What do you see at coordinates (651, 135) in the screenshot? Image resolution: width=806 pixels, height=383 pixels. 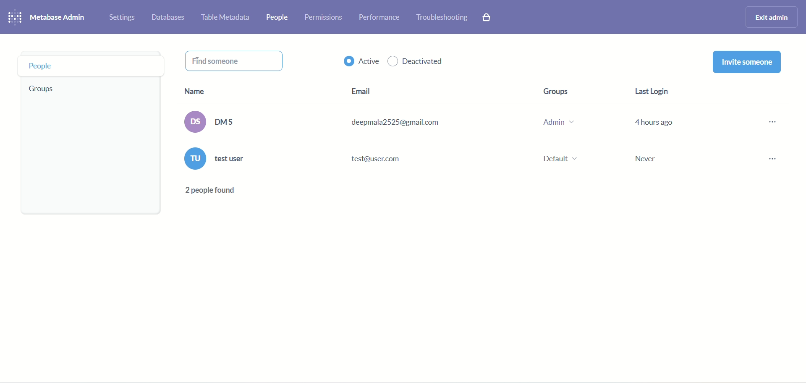 I see `last login` at bounding box center [651, 135].